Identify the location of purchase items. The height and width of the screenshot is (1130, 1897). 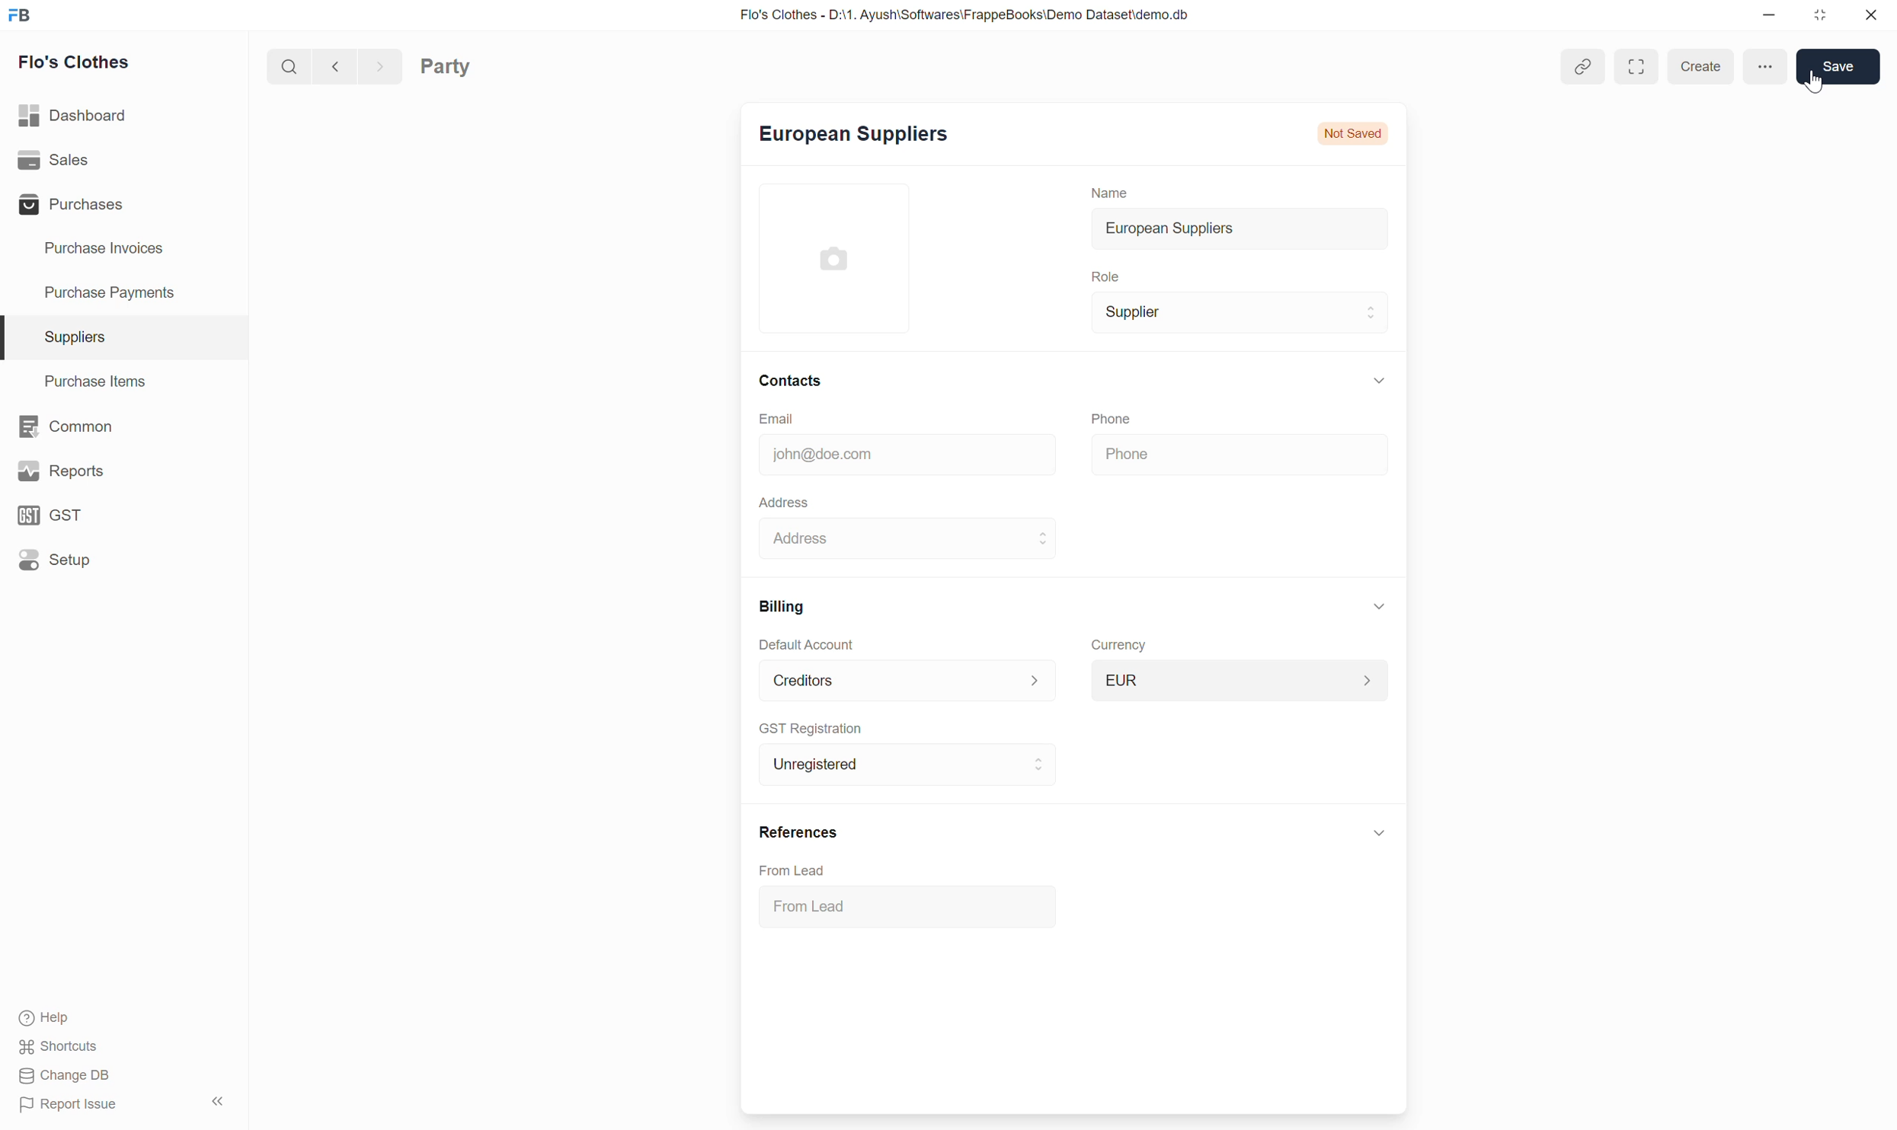
(101, 382).